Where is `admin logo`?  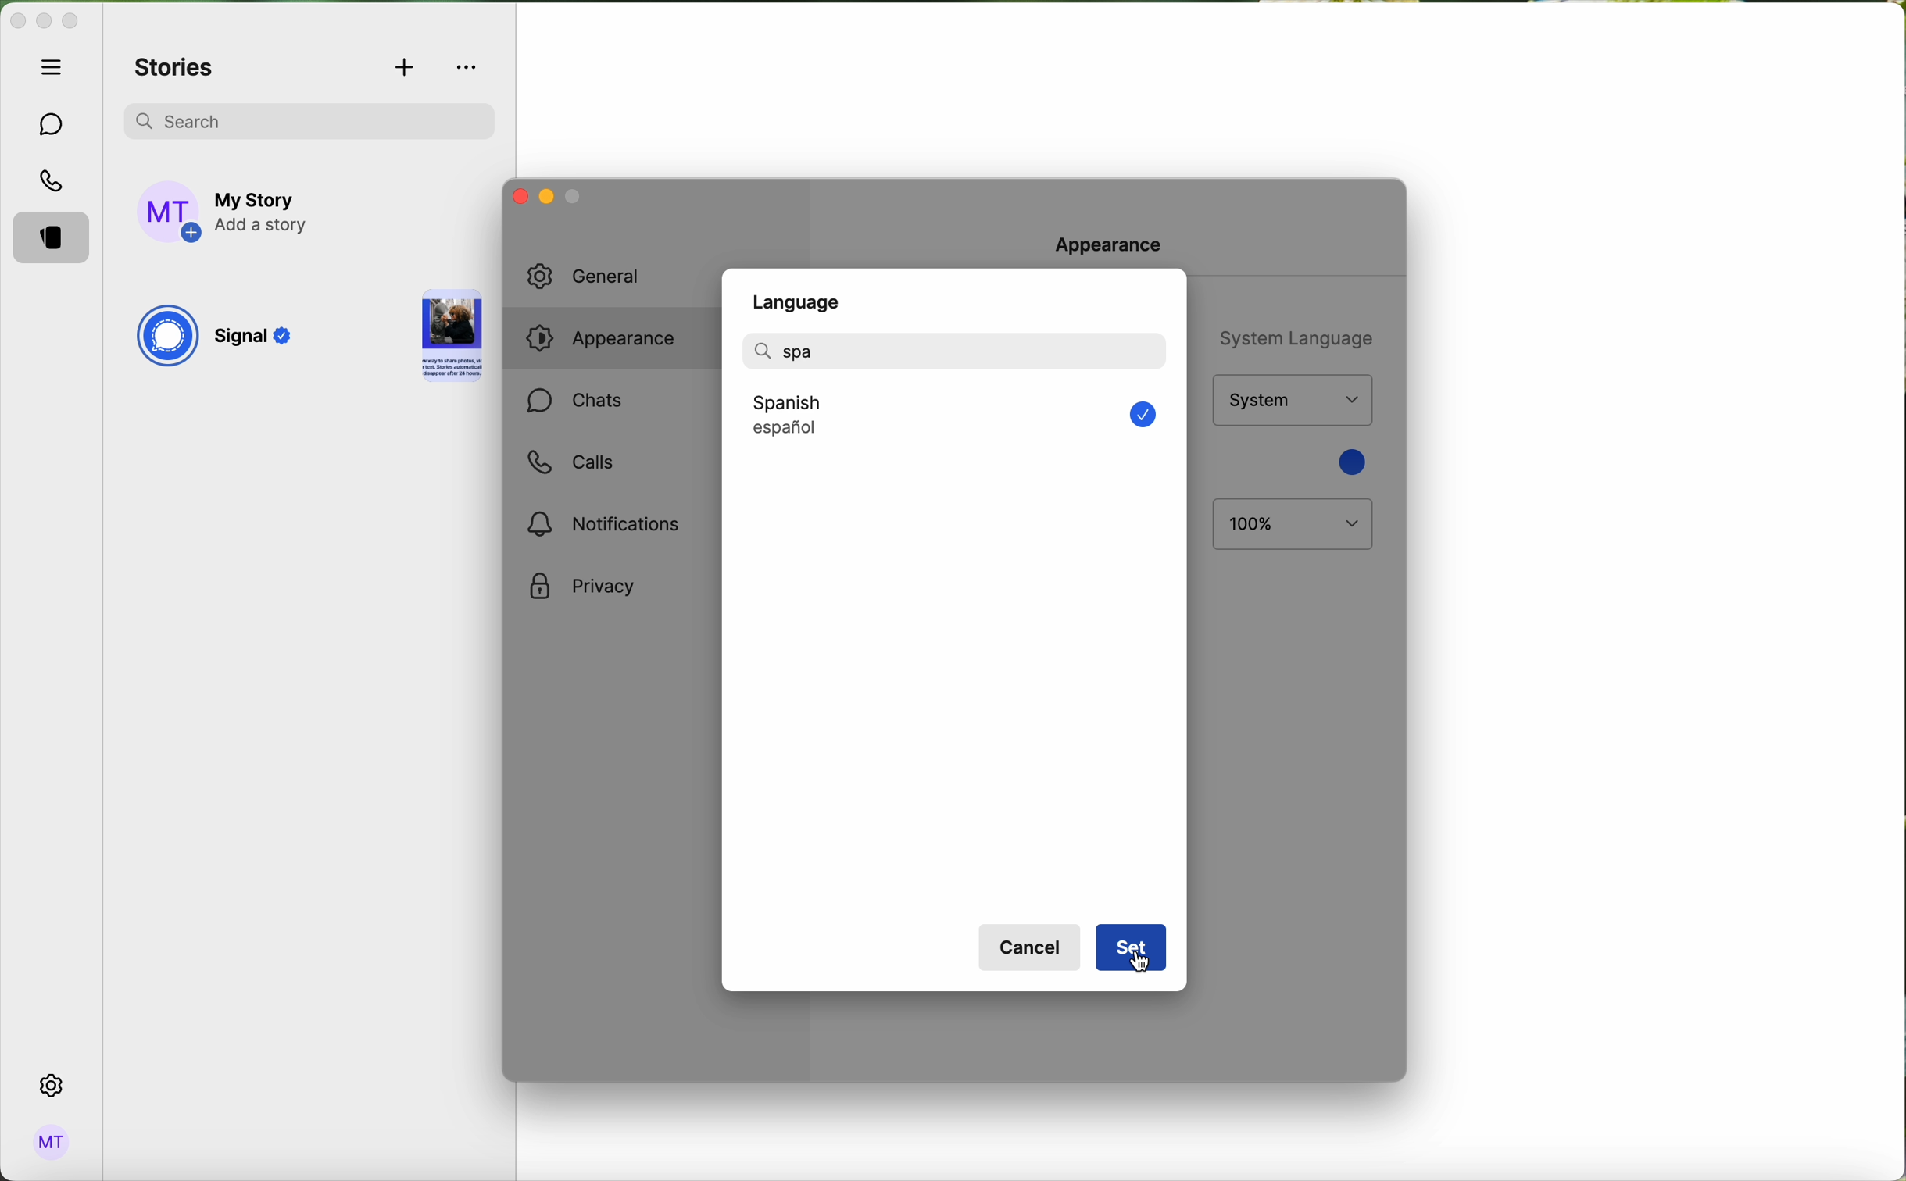
admin logo is located at coordinates (48, 1143).